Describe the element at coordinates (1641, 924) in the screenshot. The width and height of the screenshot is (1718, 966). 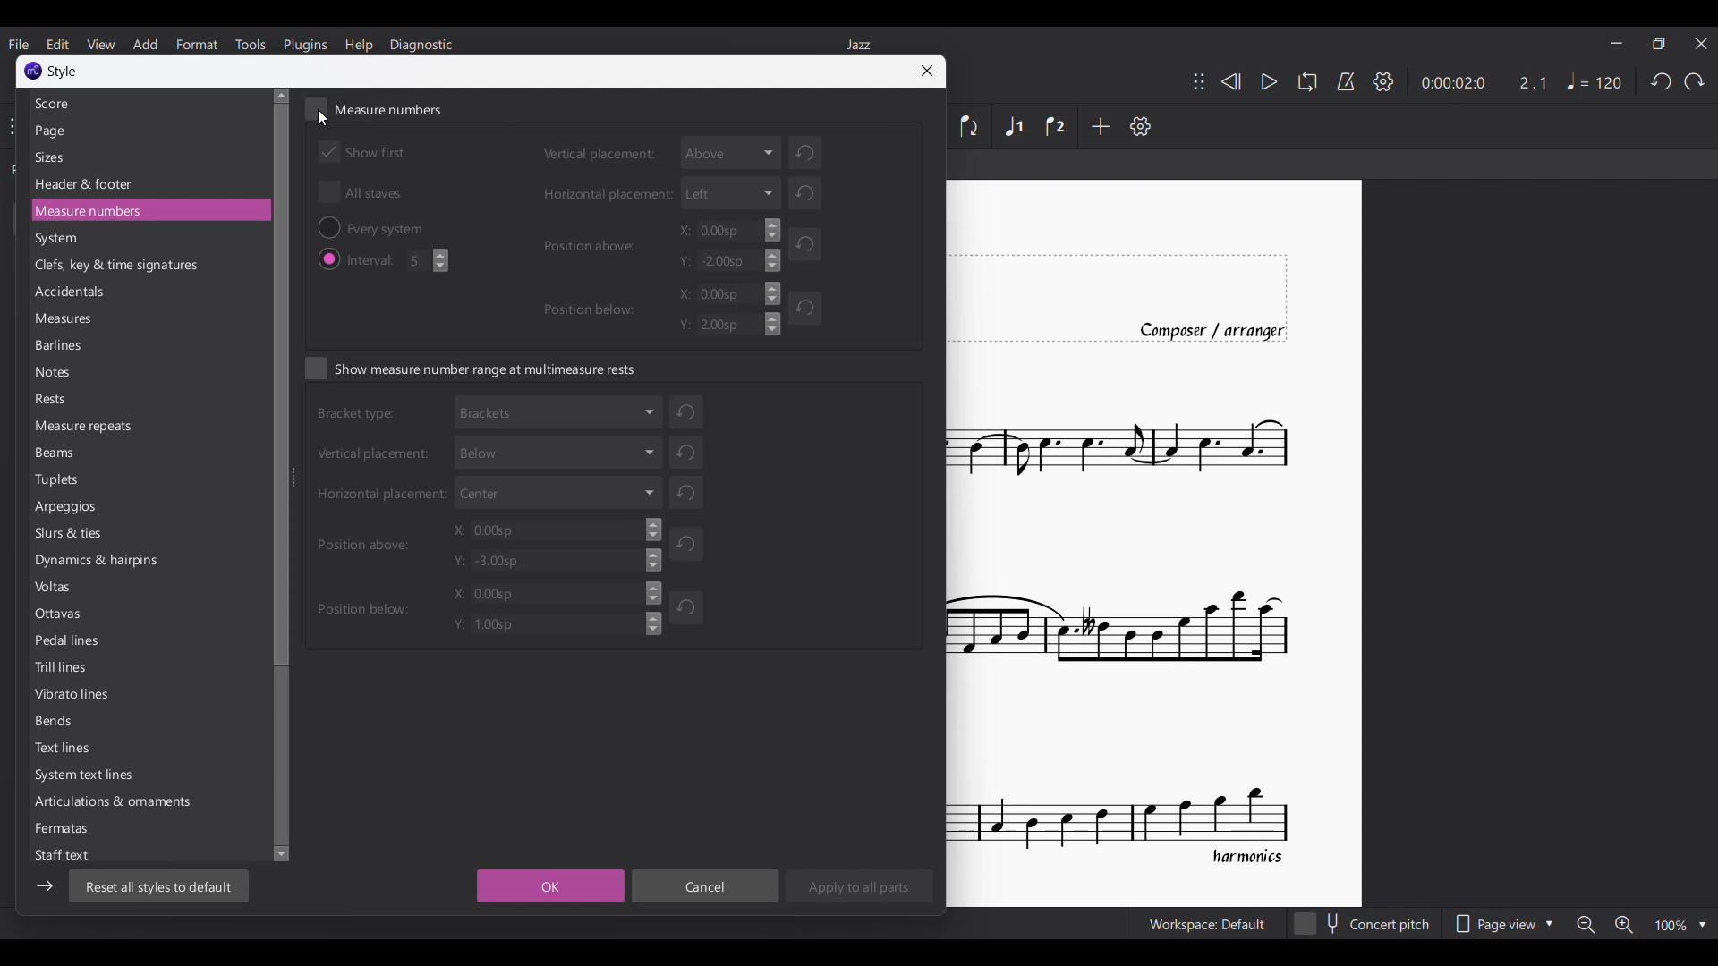
I see `Zoom options` at that location.